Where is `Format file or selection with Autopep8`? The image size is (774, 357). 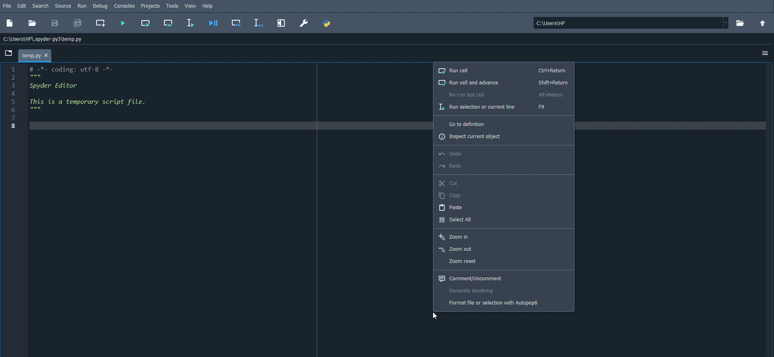
Format file or selection with Autopep8 is located at coordinates (494, 302).